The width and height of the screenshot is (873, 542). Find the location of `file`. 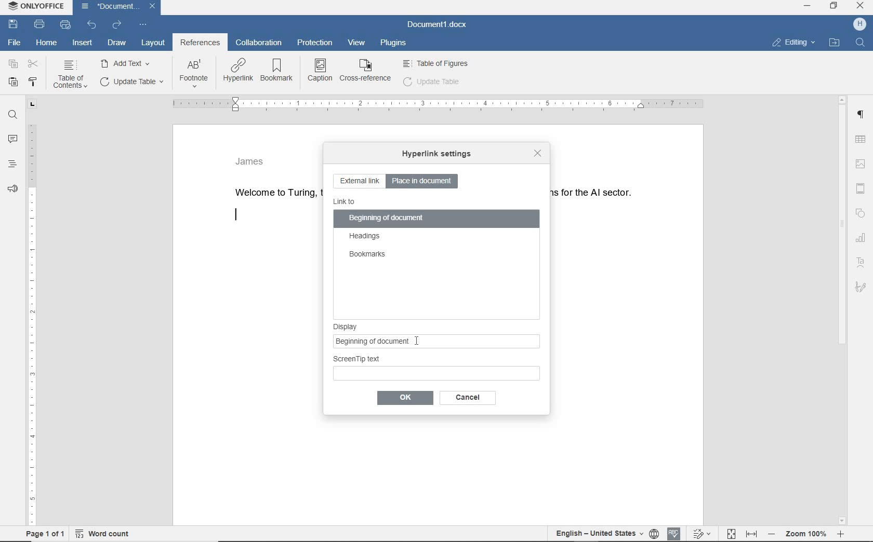

file is located at coordinates (15, 43).